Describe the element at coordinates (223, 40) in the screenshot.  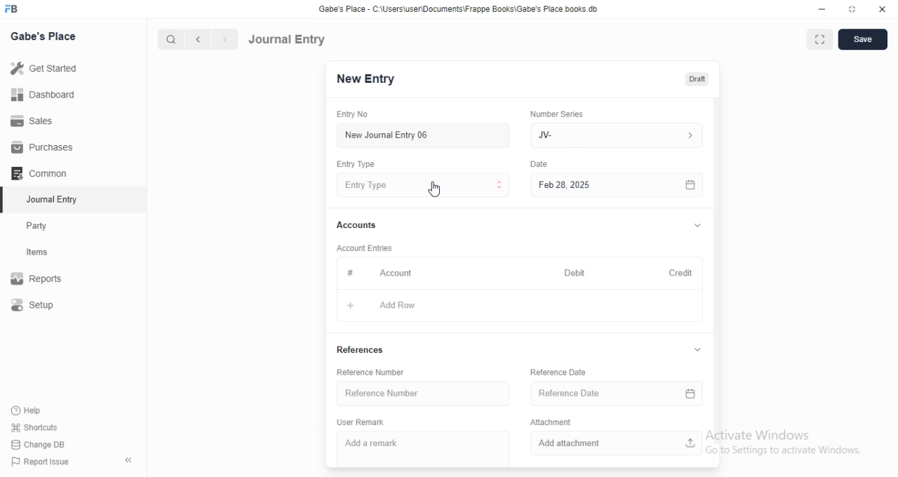
I see `next` at that location.